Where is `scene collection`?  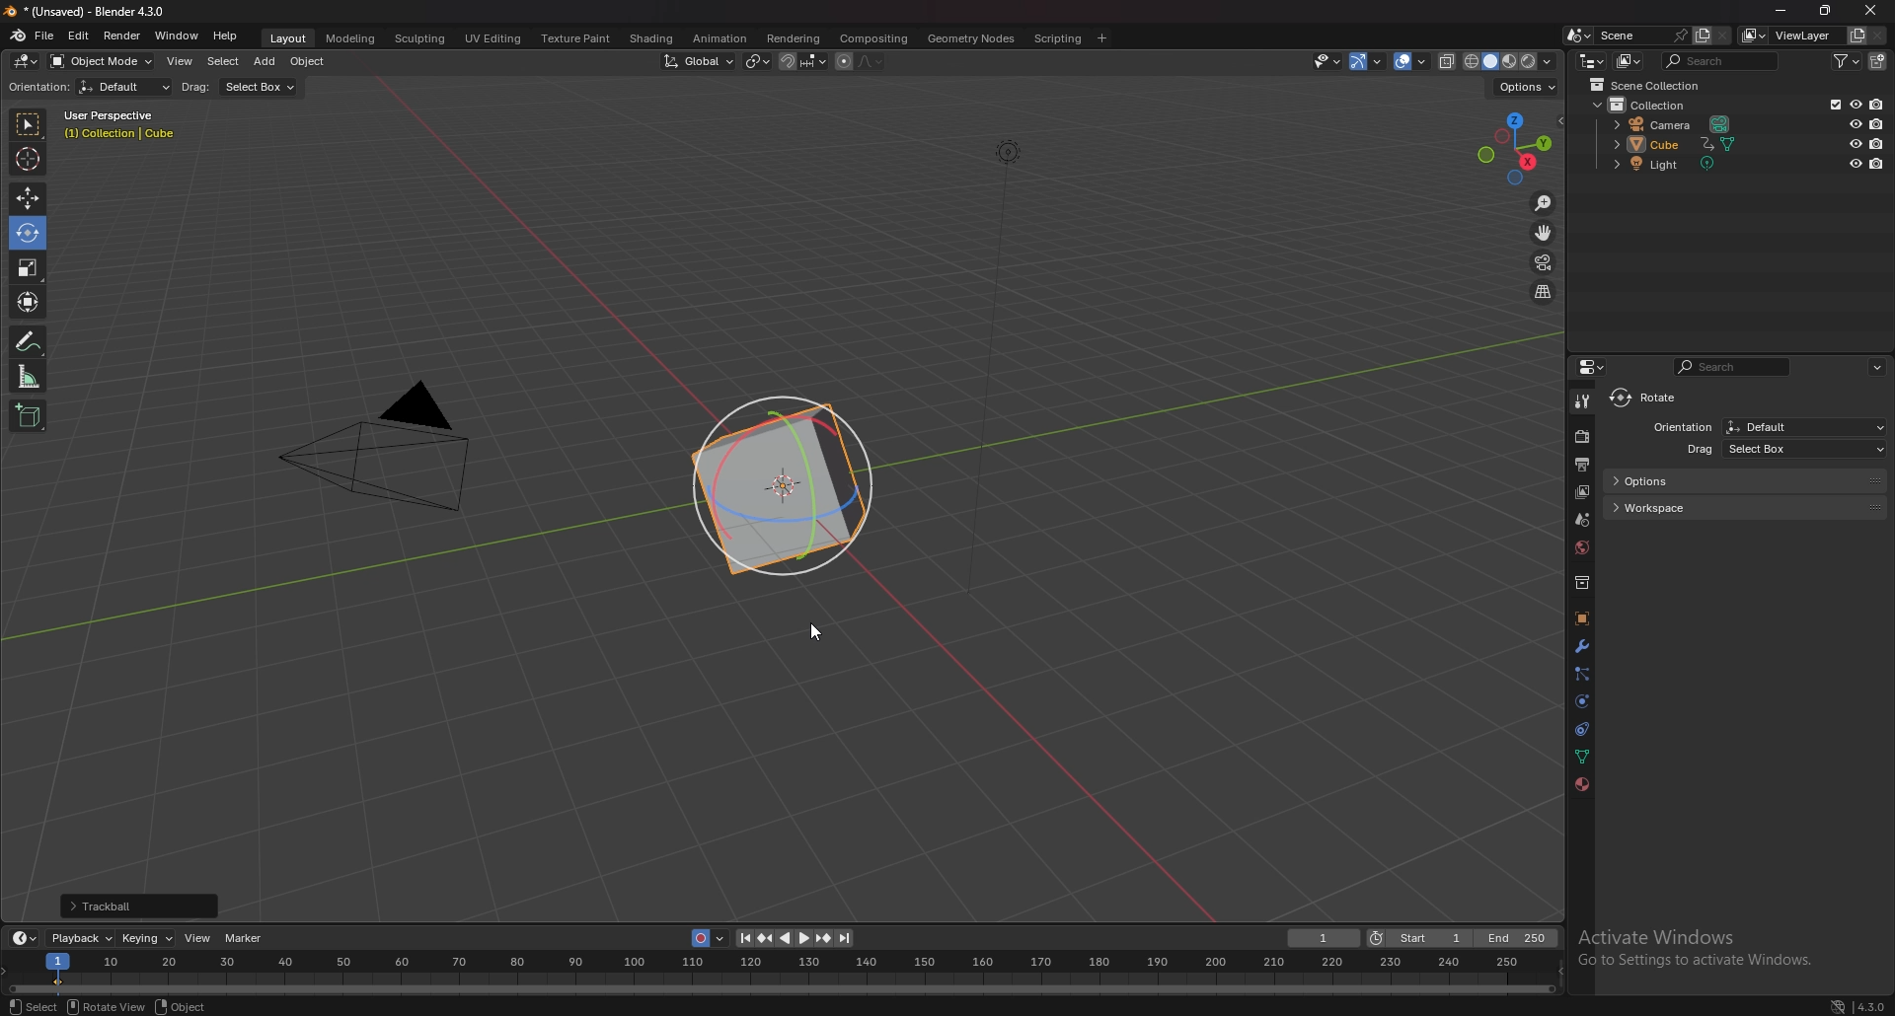 scene collection is located at coordinates (1650, 85).